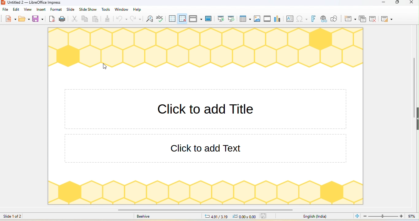  I want to click on English (India), so click(316, 217).